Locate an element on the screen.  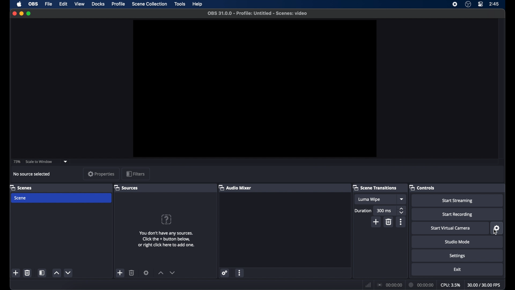
scene transitions is located at coordinates (375, 188).